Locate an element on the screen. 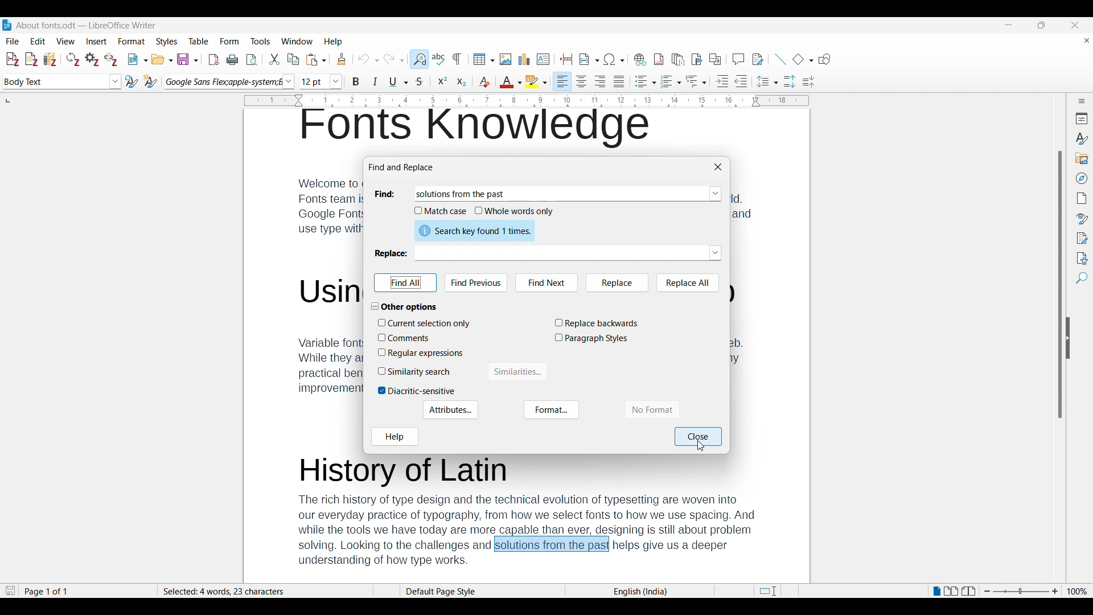  Toggle for Diacritic-sensitive is located at coordinates (417, 391).